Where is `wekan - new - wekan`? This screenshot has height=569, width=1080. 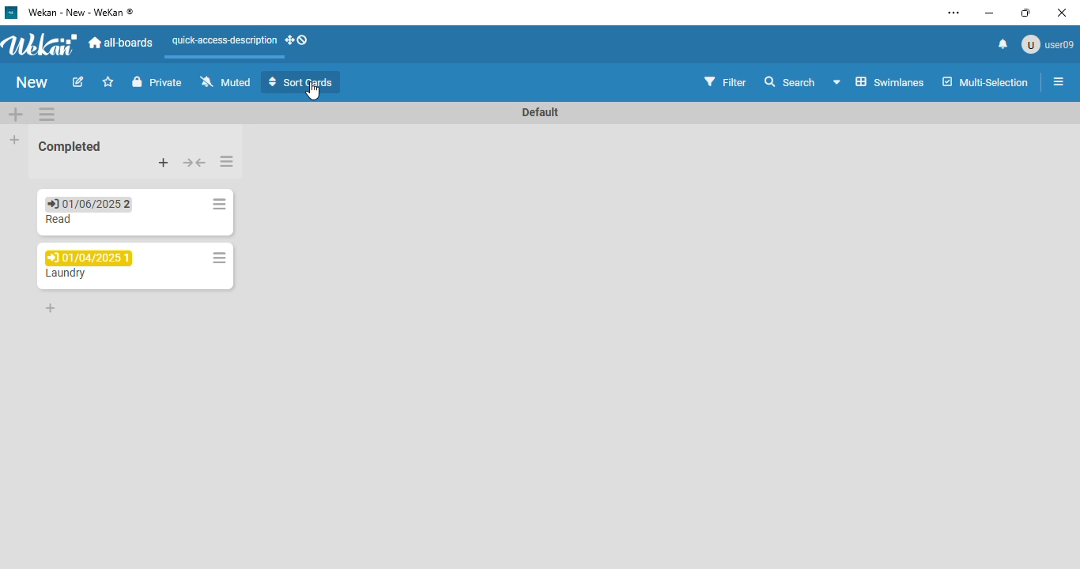 wekan - new - wekan is located at coordinates (80, 12).